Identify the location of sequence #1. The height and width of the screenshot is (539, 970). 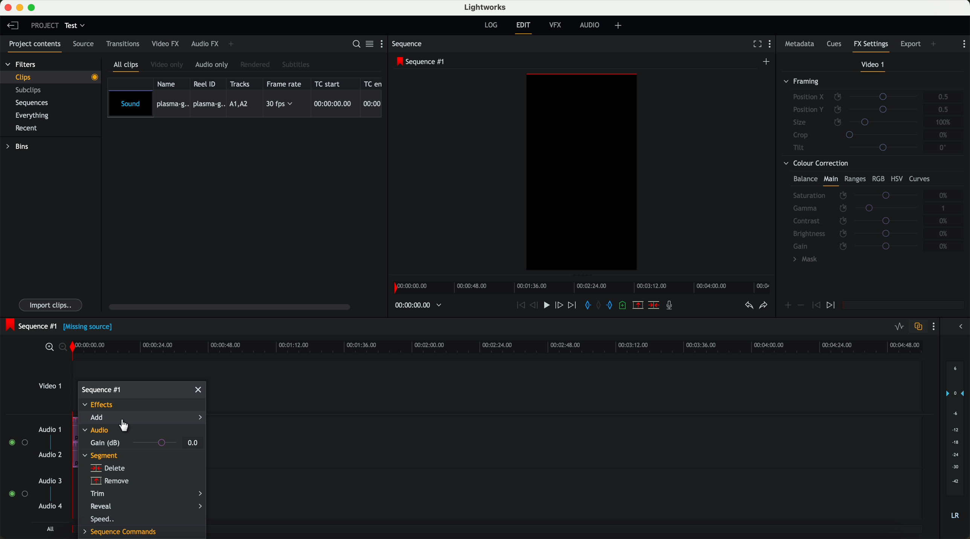
(422, 62).